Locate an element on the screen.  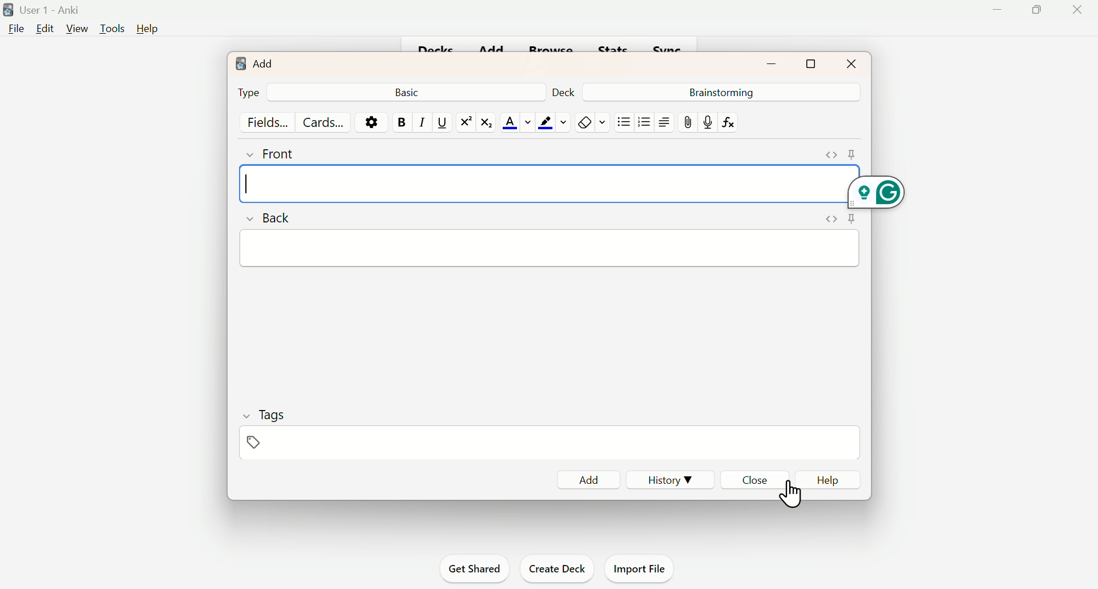
Italiac is located at coordinates (421, 121).